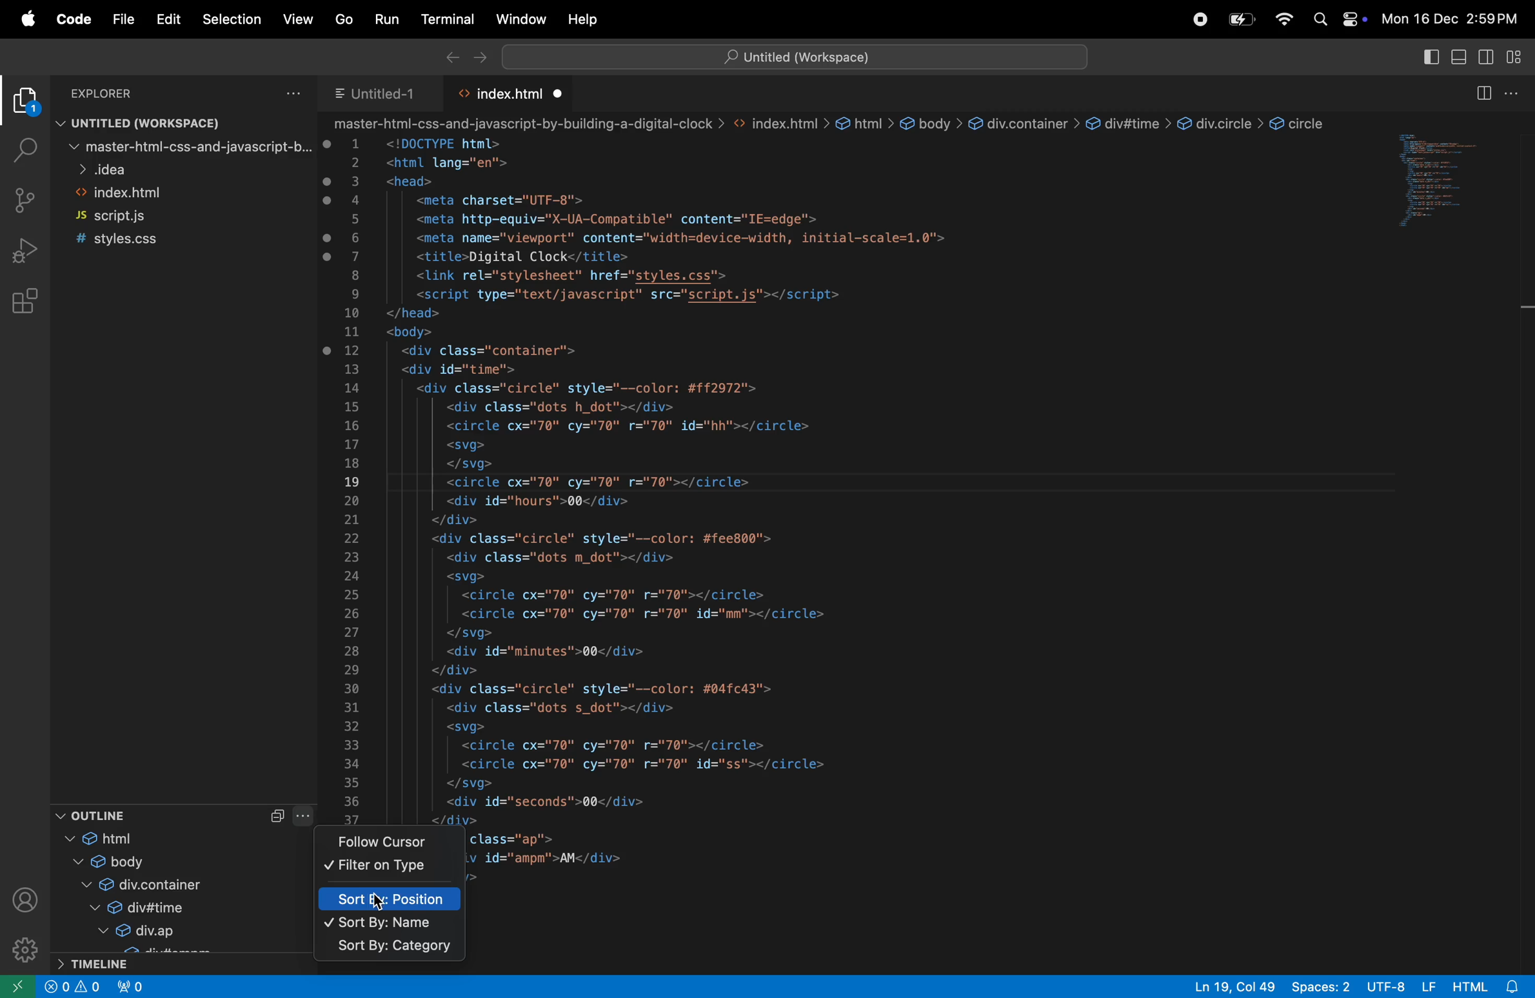 This screenshot has width=1535, height=998. What do you see at coordinates (1239, 19) in the screenshot?
I see `battery` at bounding box center [1239, 19].